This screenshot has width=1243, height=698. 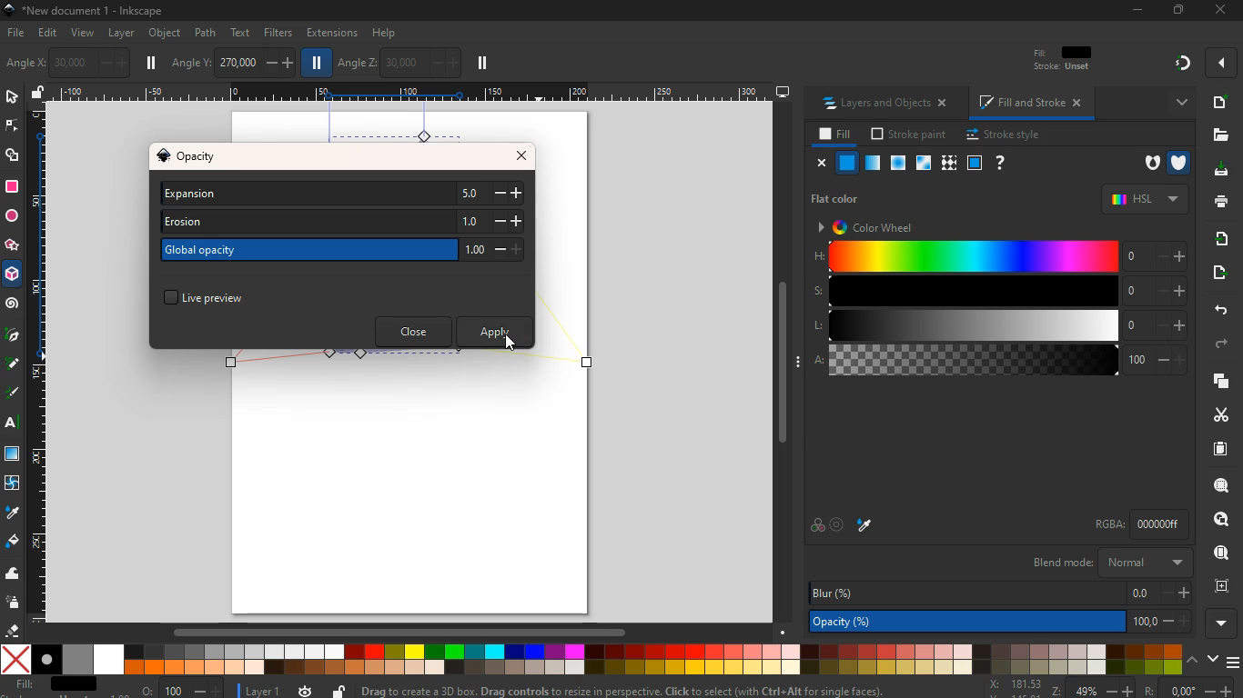 What do you see at coordinates (800, 361) in the screenshot?
I see `Expand` at bounding box center [800, 361].